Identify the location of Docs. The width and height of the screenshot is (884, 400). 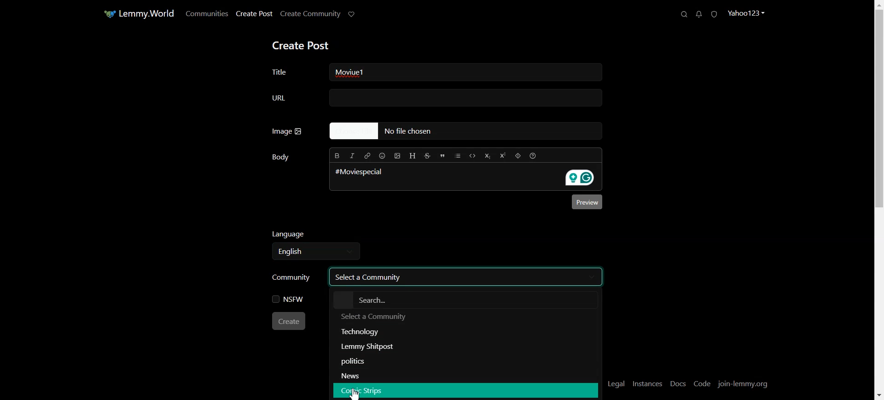
(680, 384).